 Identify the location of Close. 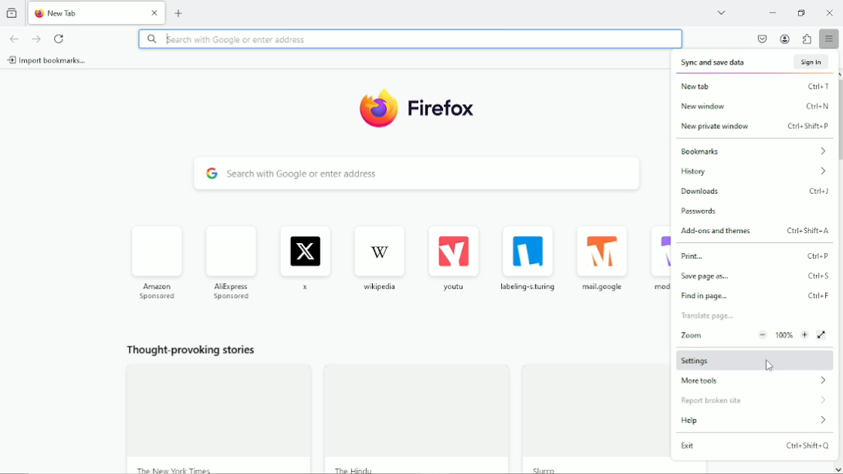
(829, 11).